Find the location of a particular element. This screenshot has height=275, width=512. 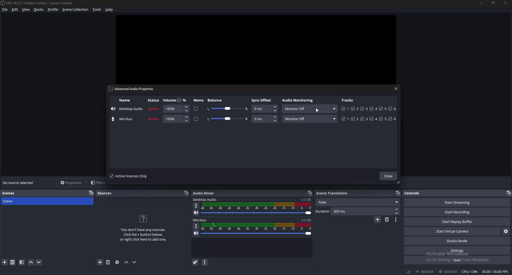

start virtual camera is located at coordinates (453, 231).